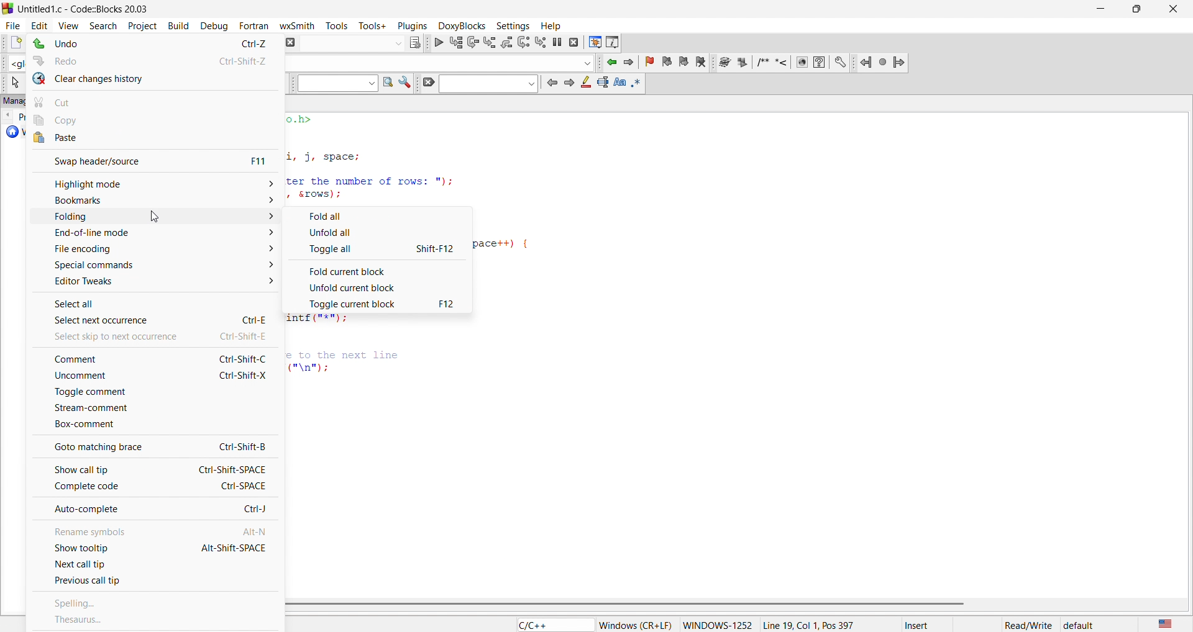  Describe the element at coordinates (149, 377) in the screenshot. I see `uncomment` at that location.